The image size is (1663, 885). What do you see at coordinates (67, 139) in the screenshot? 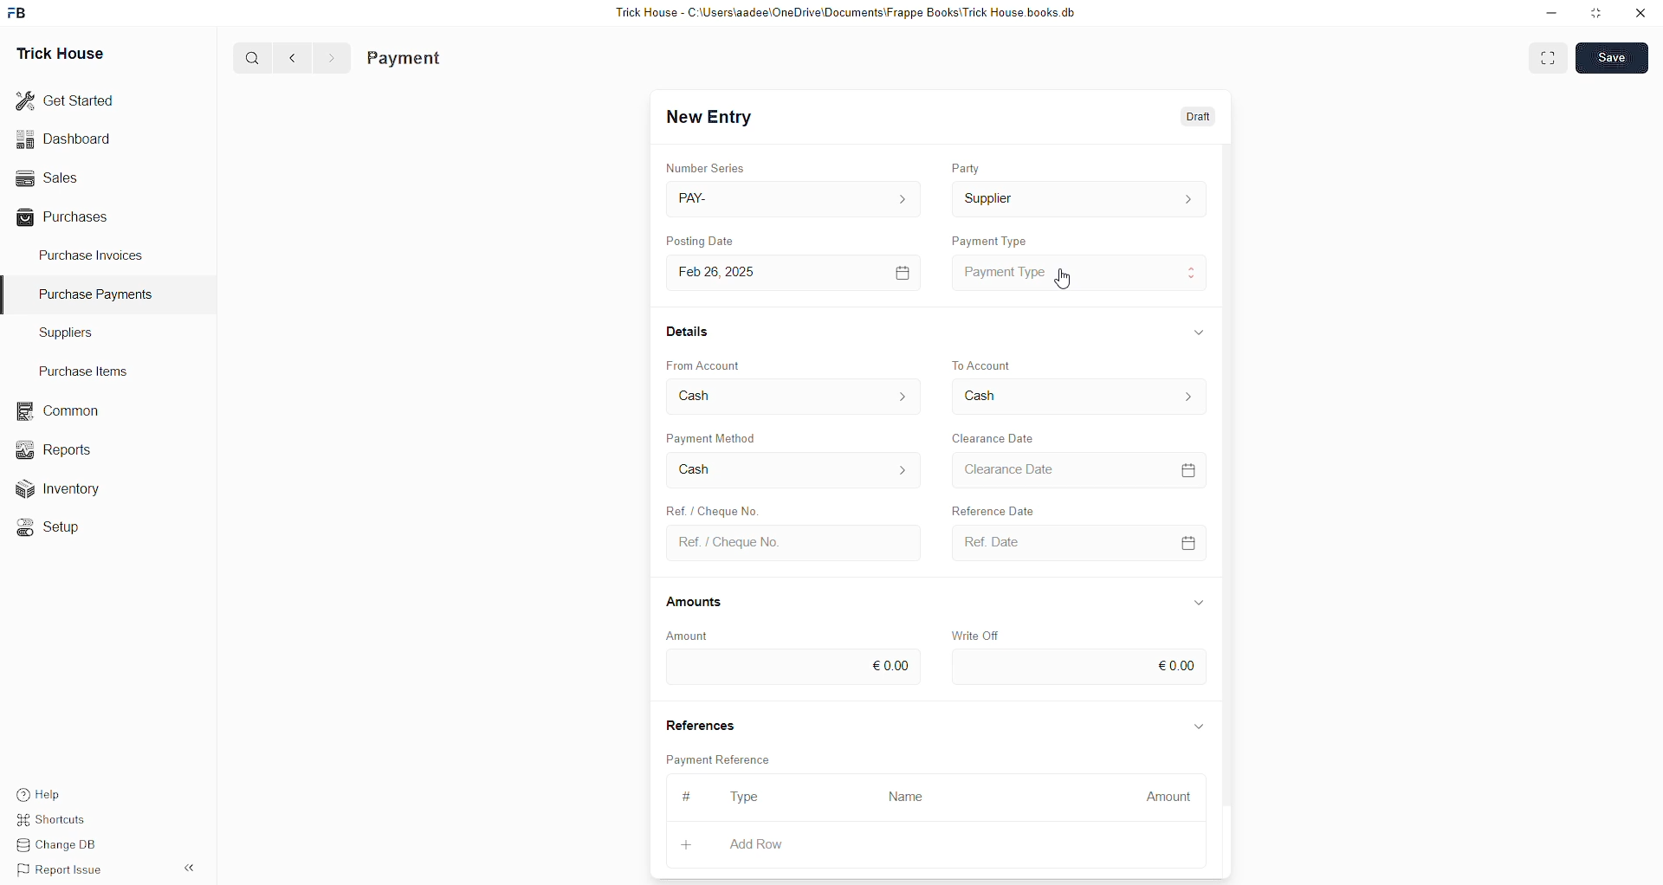
I see `Dashboard` at bounding box center [67, 139].